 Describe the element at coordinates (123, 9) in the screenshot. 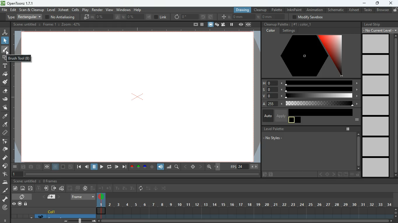

I see `windows` at that location.